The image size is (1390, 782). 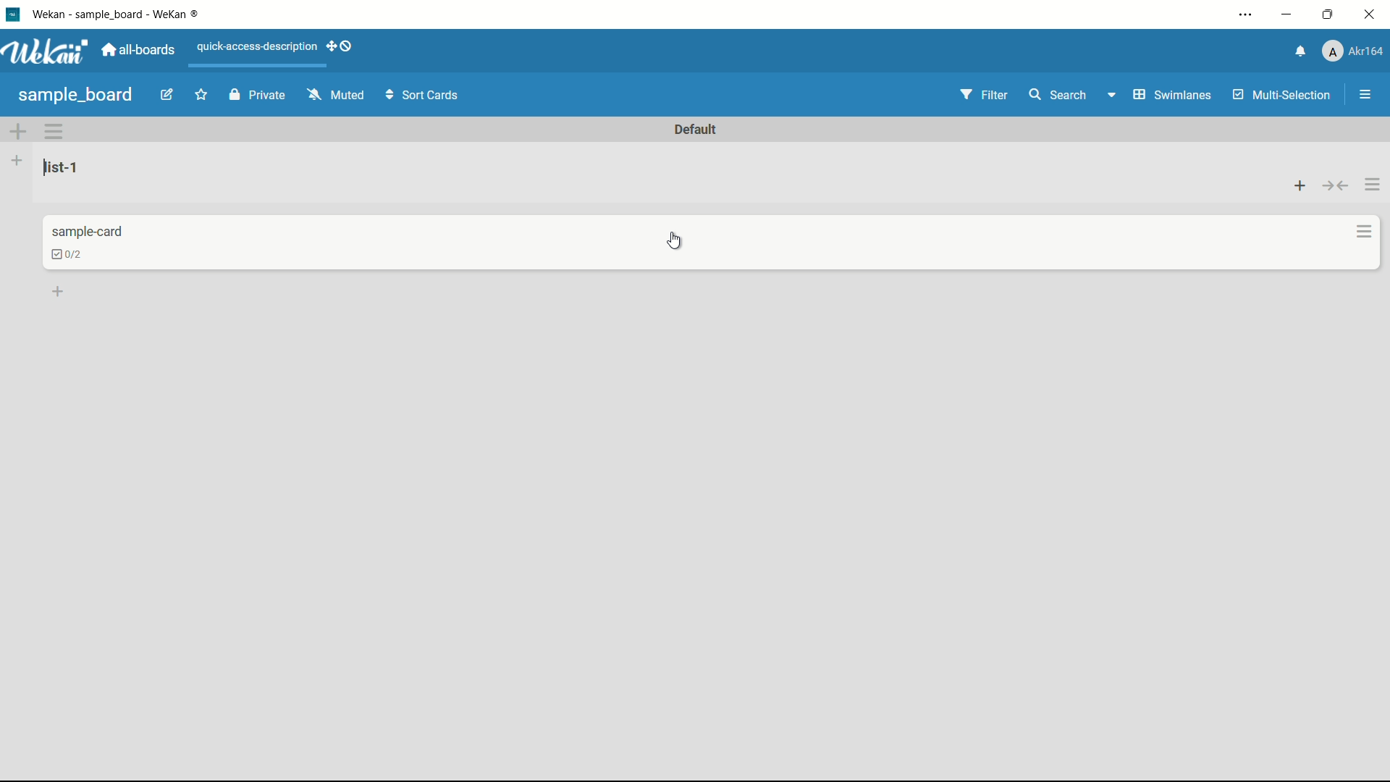 What do you see at coordinates (424, 96) in the screenshot?
I see `sort cards` at bounding box center [424, 96].